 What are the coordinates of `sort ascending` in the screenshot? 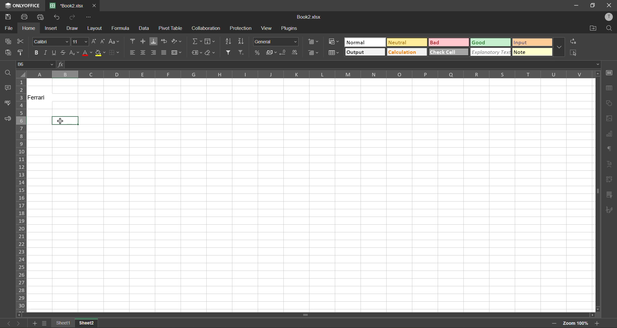 It's located at (228, 42).